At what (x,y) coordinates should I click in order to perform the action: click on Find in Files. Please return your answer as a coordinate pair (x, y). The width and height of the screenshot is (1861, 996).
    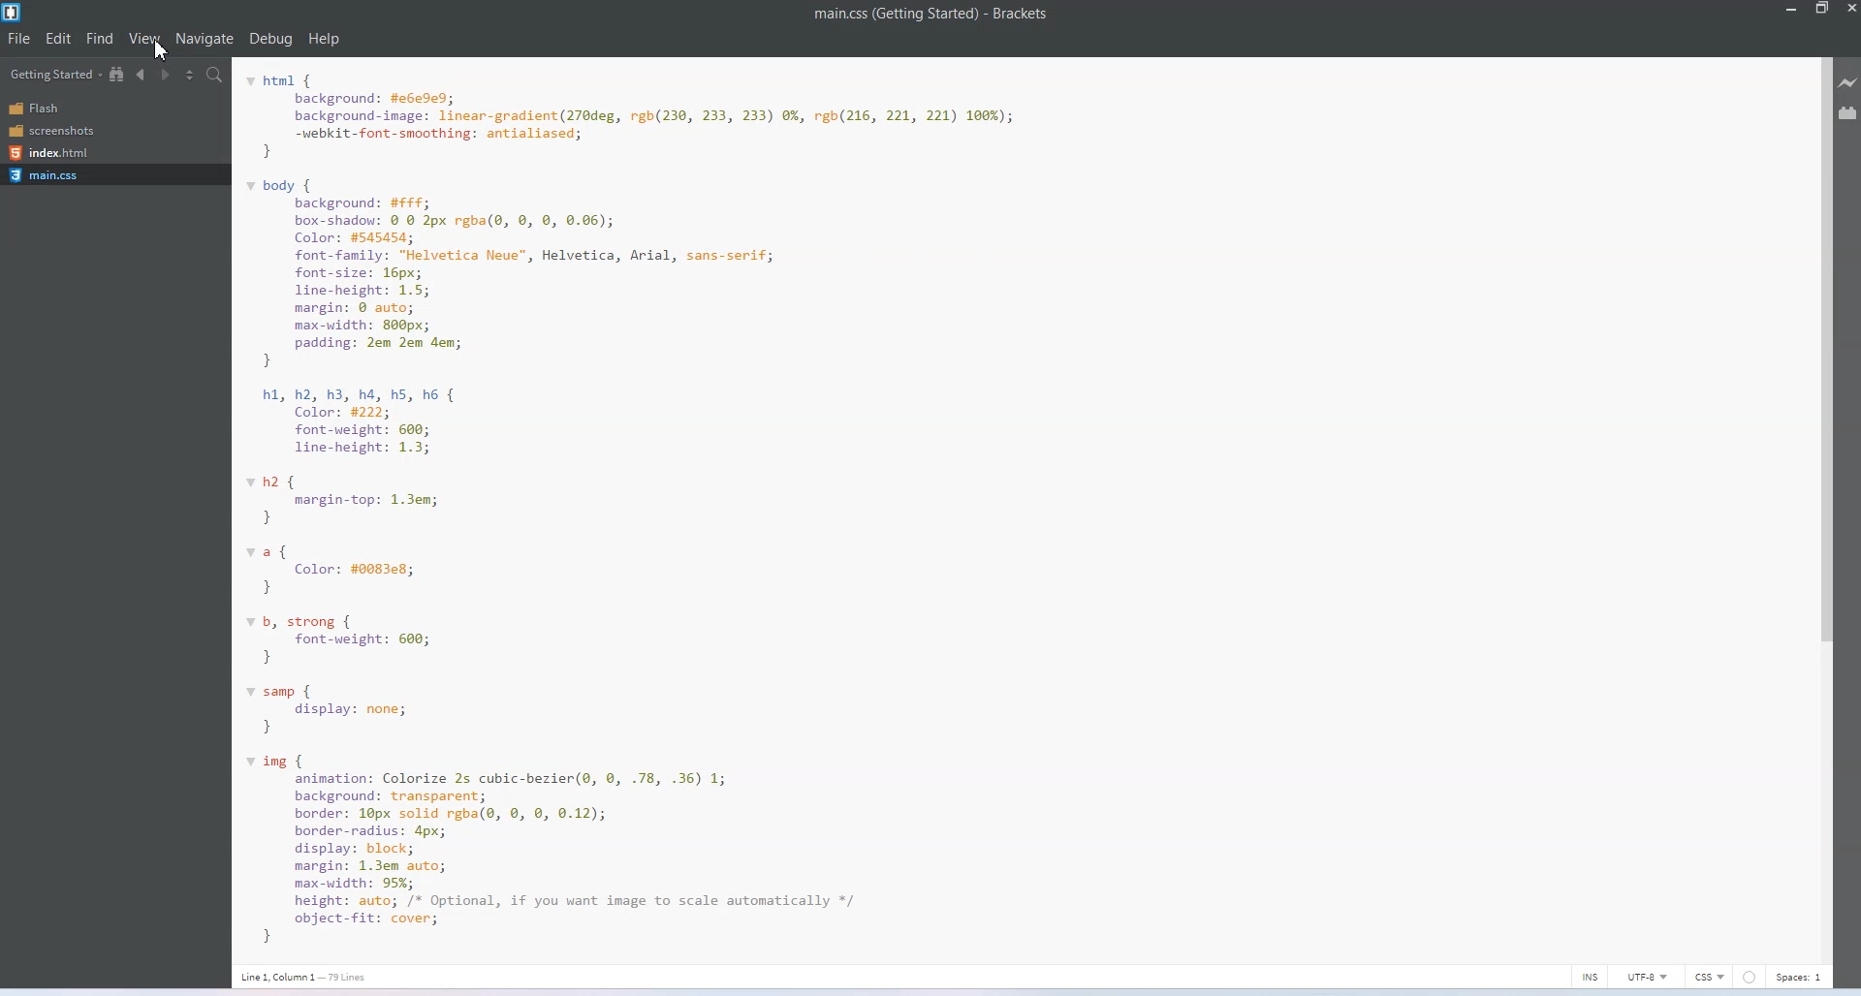
    Looking at the image, I should click on (217, 75).